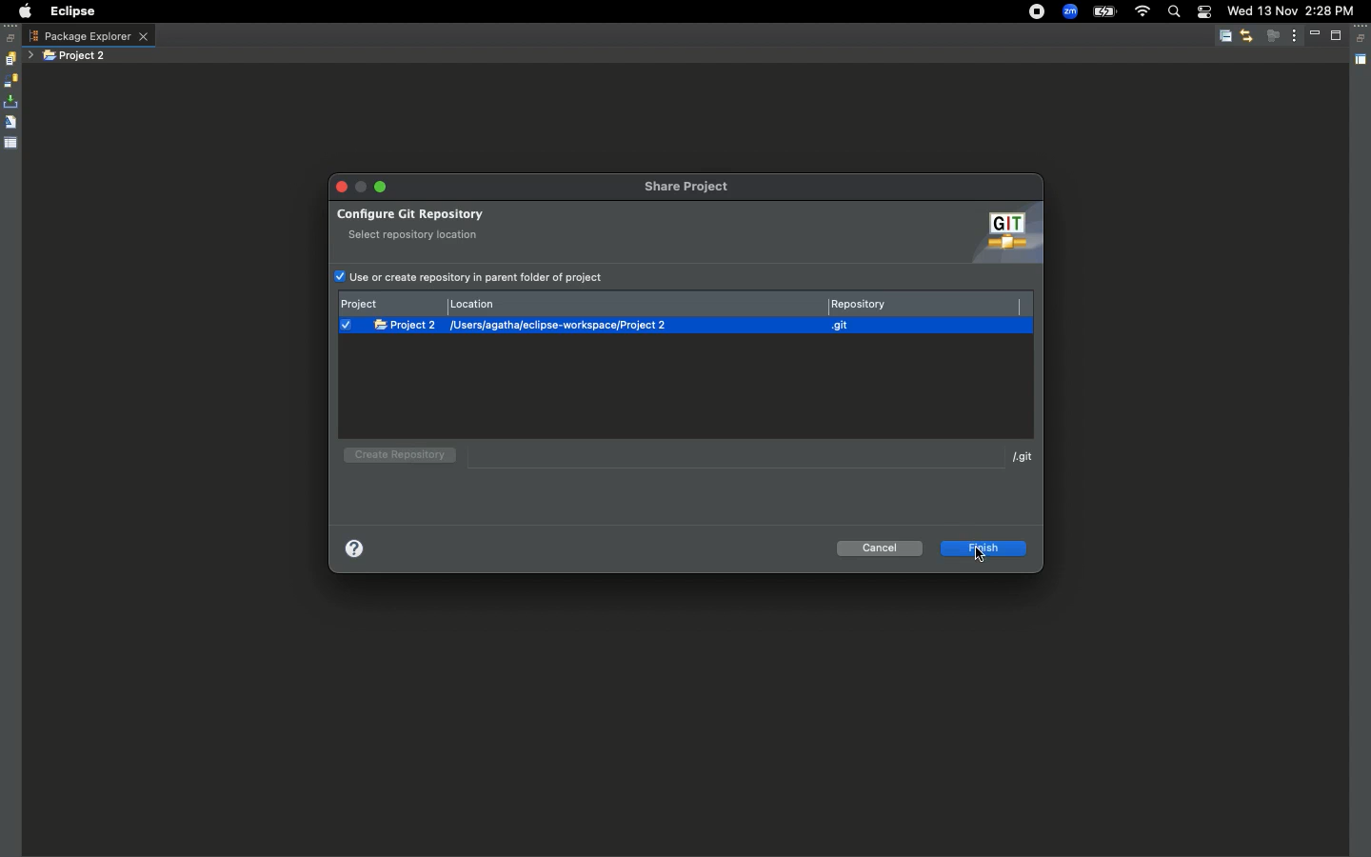 The height and width of the screenshot is (857, 1371). Describe the element at coordinates (1362, 39) in the screenshot. I see `Restore` at that location.